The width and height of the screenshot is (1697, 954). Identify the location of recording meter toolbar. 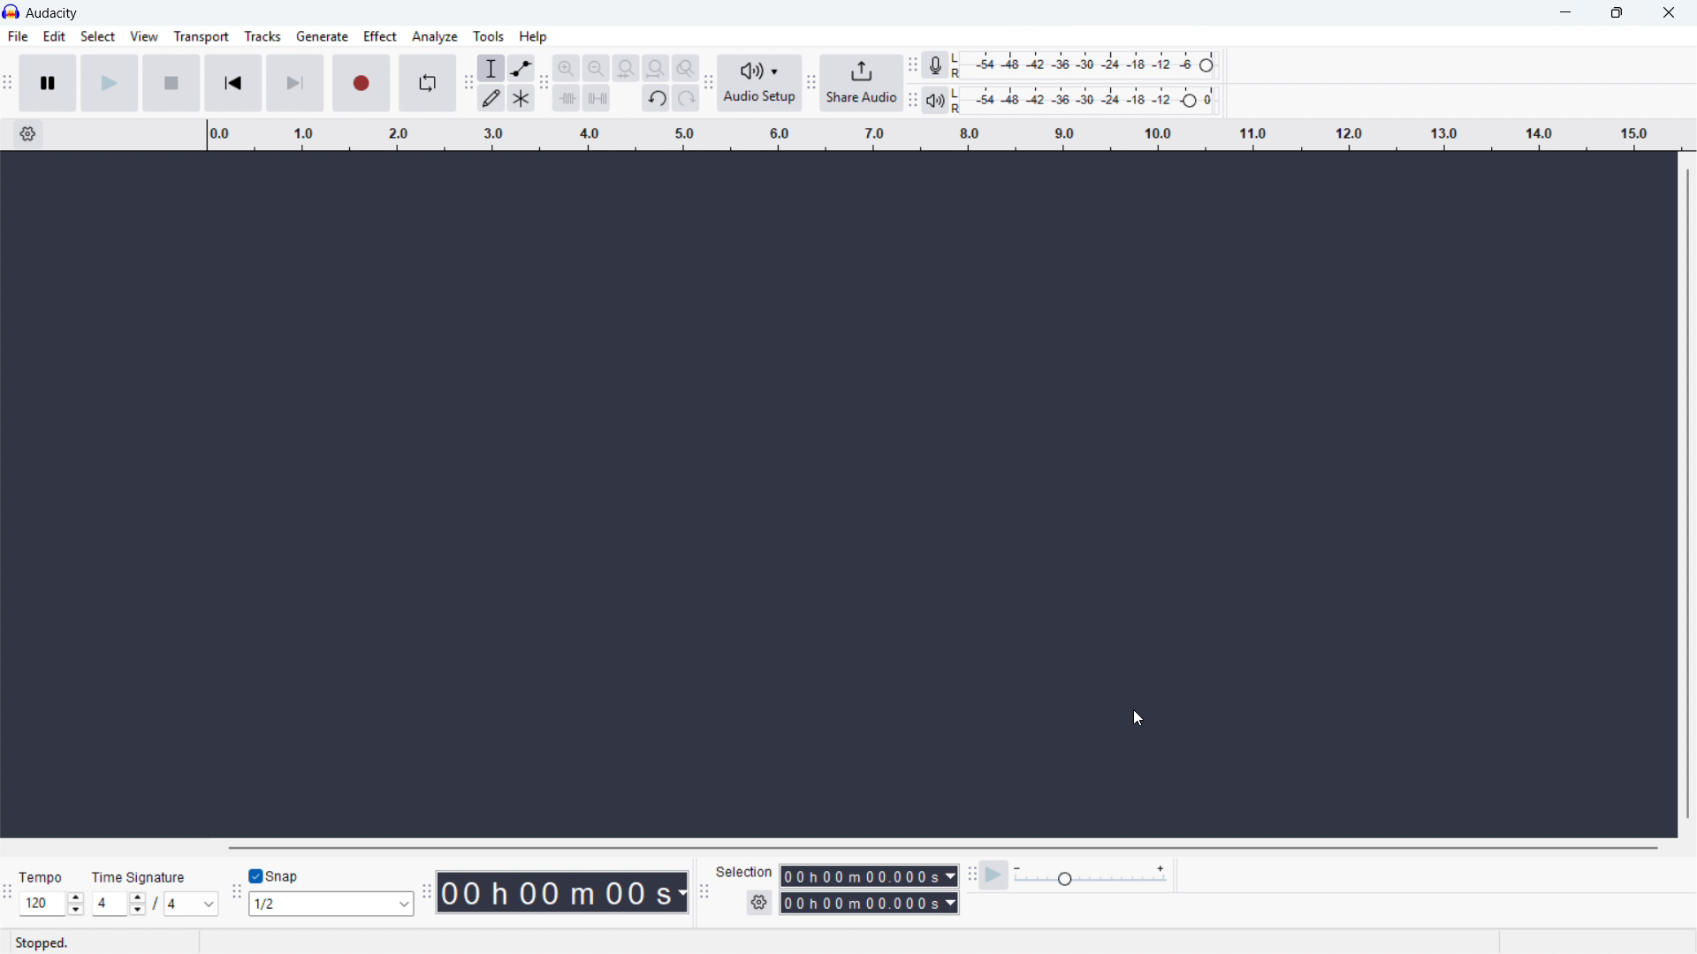
(912, 64).